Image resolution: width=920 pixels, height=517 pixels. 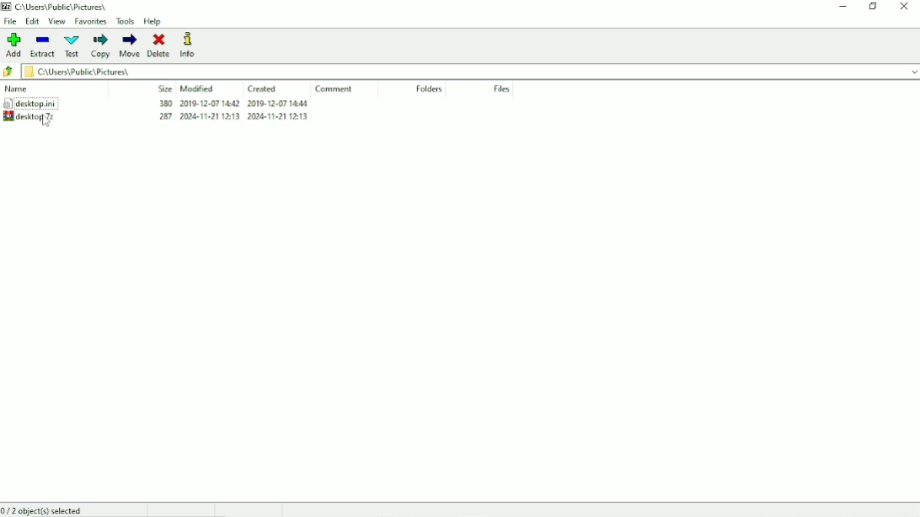 What do you see at coordinates (45, 117) in the screenshot?
I see `desktop.7z` at bounding box center [45, 117].